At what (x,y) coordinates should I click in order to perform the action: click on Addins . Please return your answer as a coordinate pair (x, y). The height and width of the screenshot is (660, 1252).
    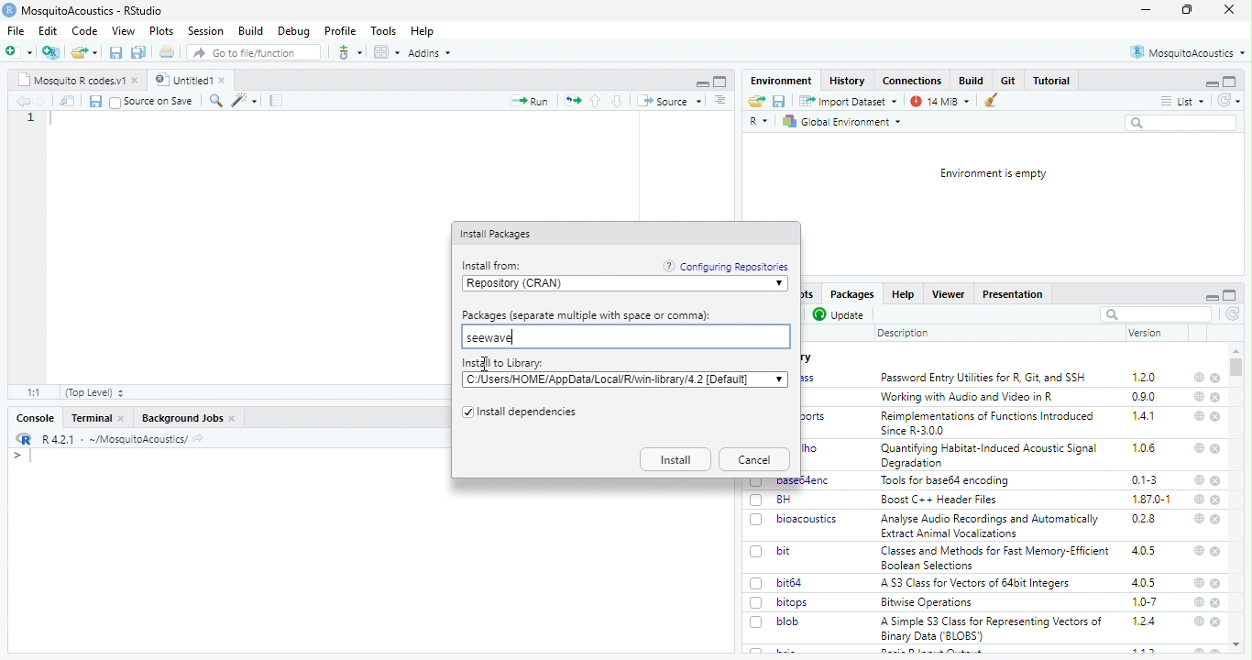
    Looking at the image, I should click on (429, 53).